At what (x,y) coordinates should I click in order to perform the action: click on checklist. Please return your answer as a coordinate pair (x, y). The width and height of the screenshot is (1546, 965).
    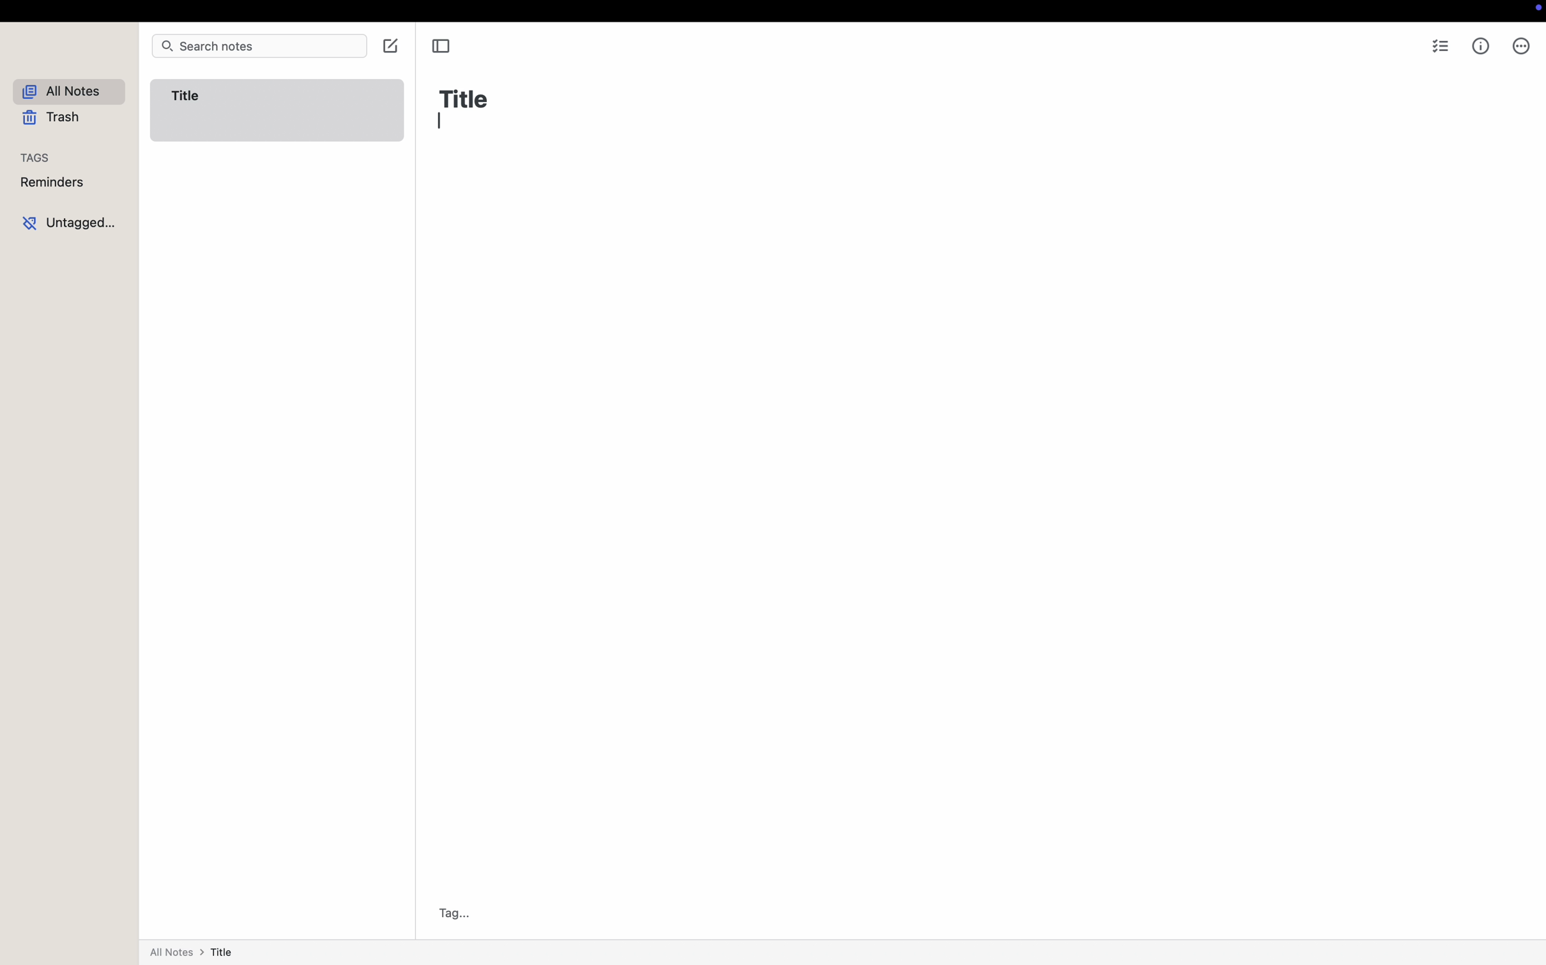
    Looking at the image, I should click on (1437, 49).